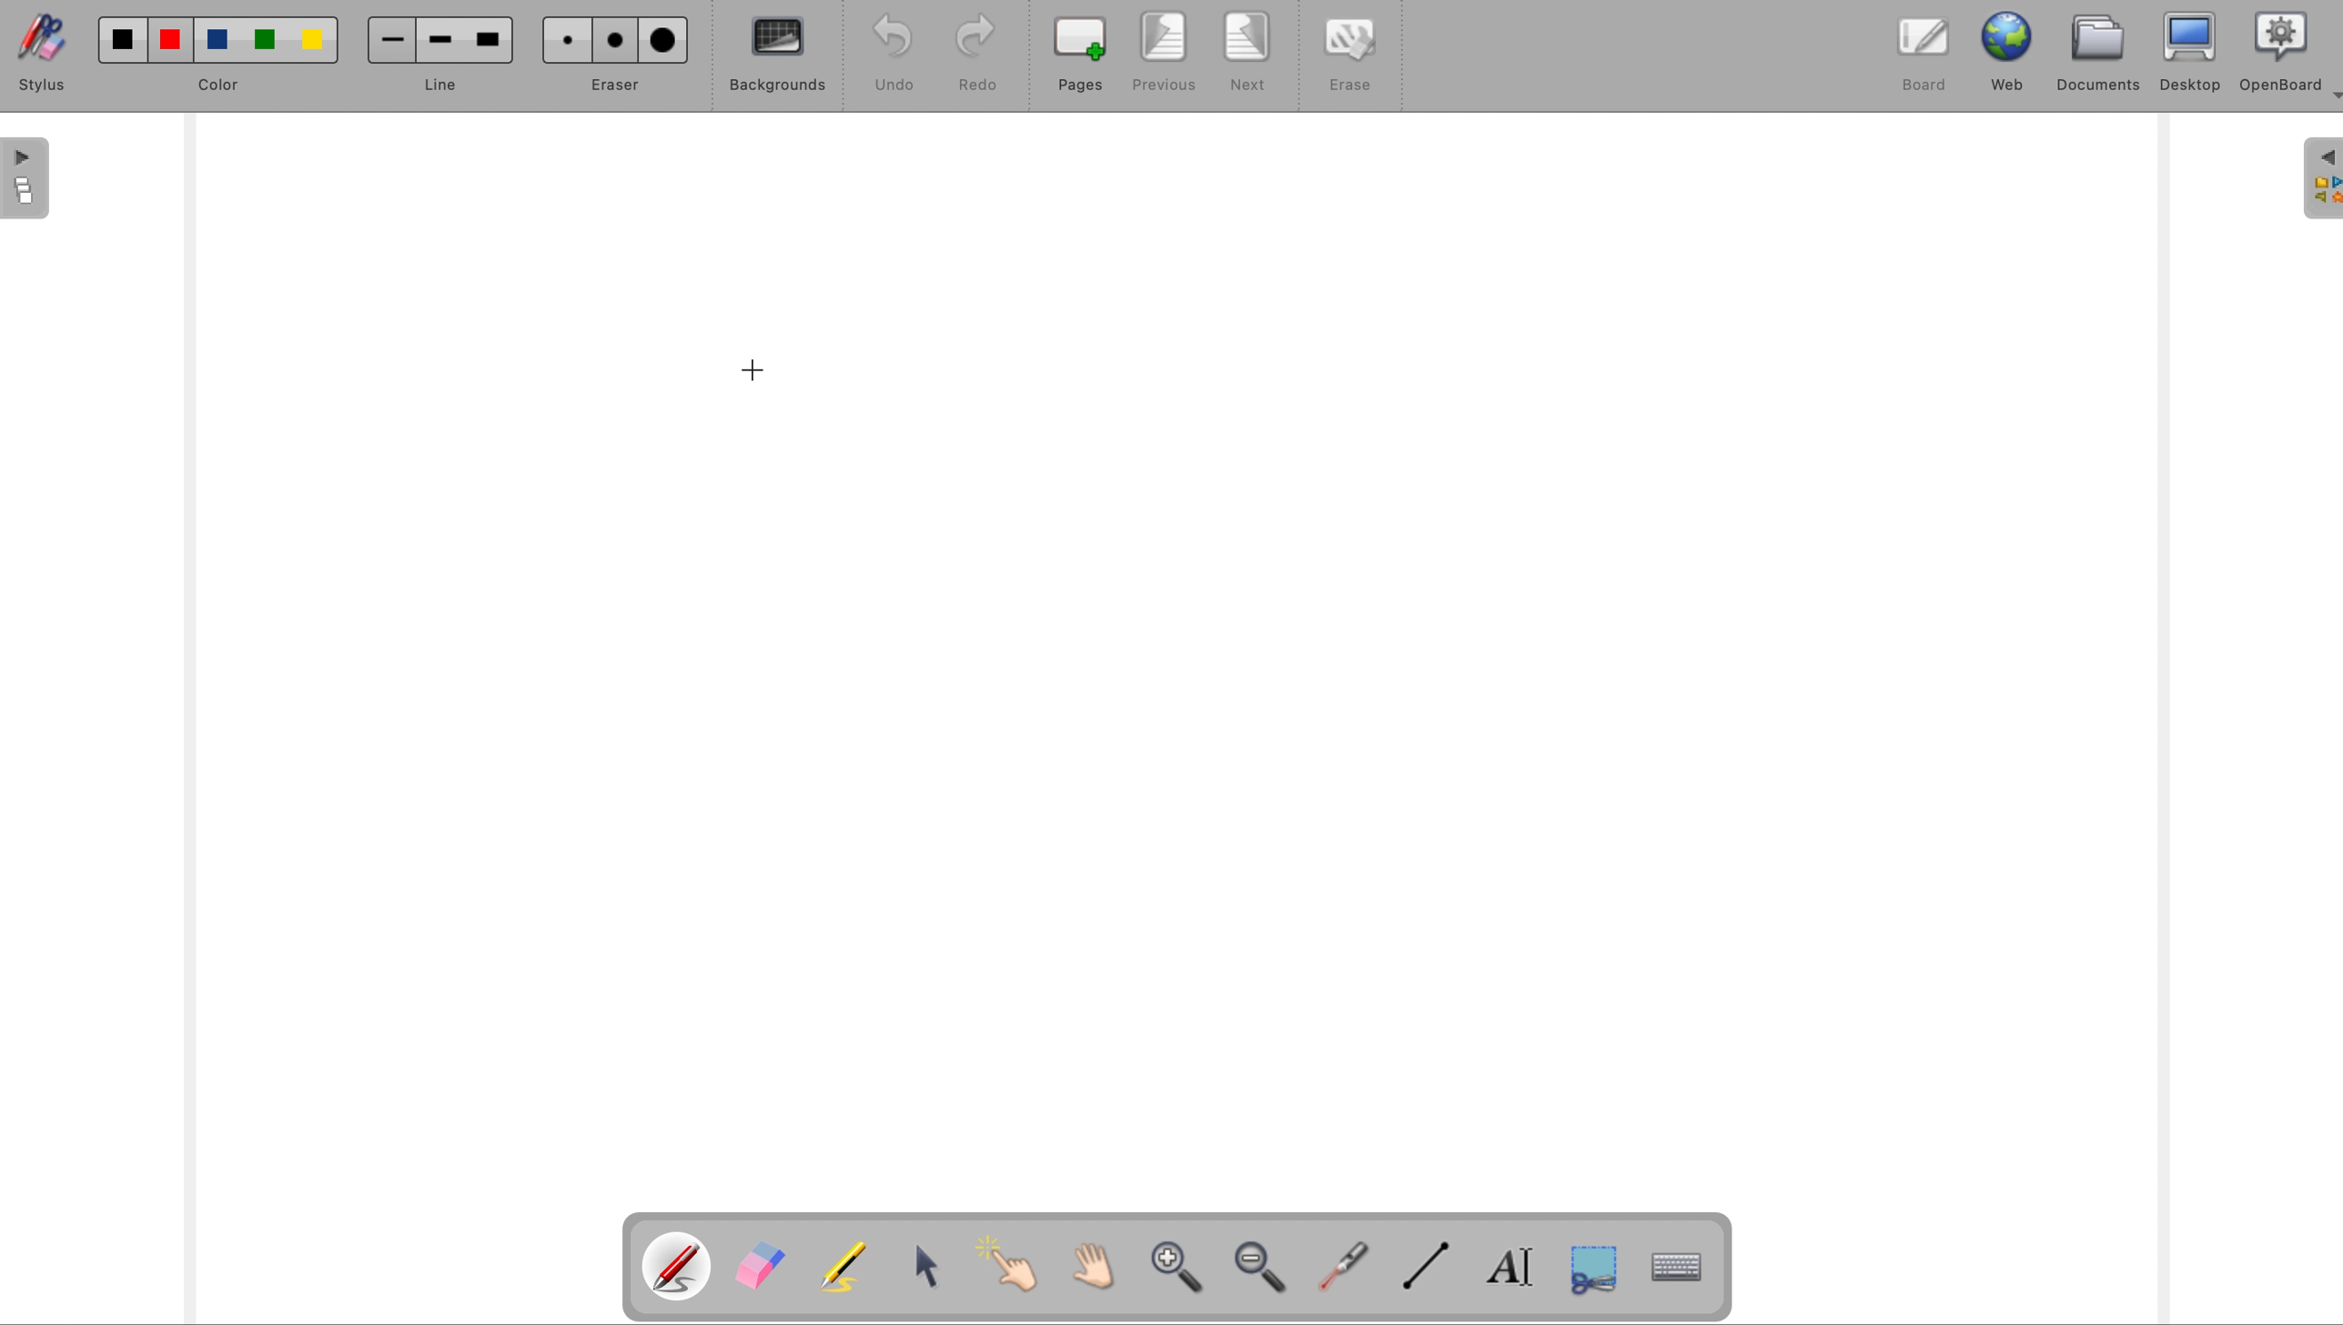 The width and height of the screenshot is (2343, 1325). I want to click on sidebar, so click(2318, 179).